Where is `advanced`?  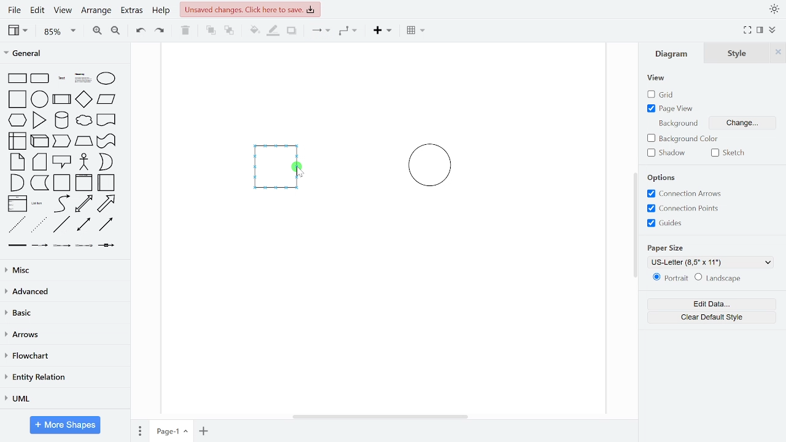
advanced is located at coordinates (63, 291).